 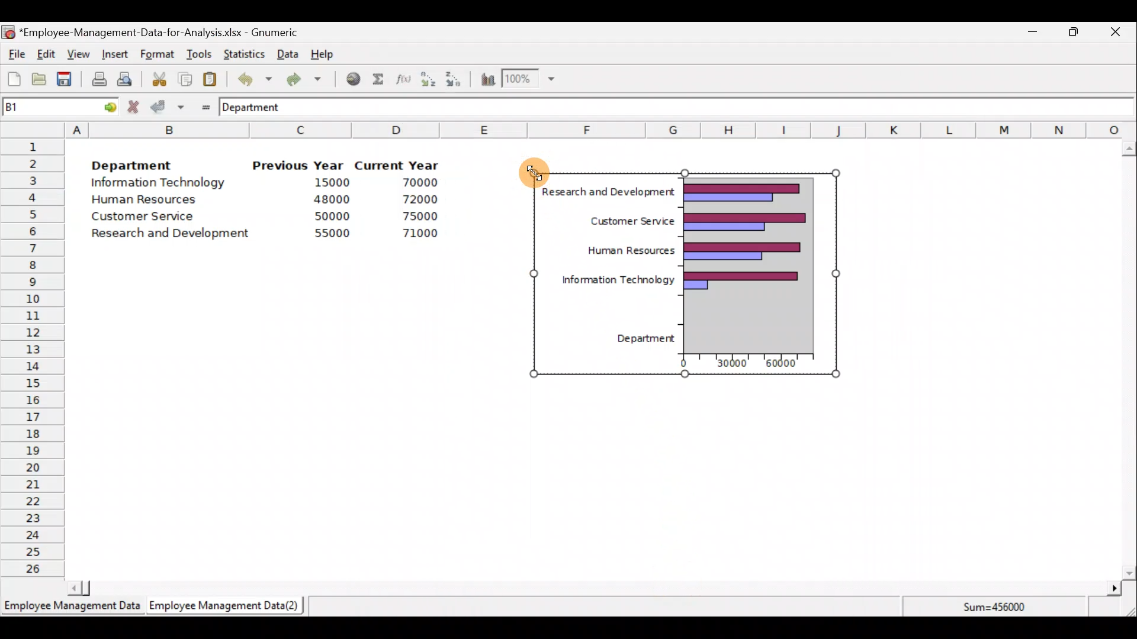 I want to click on Paste the clipboard, so click(x=210, y=79).